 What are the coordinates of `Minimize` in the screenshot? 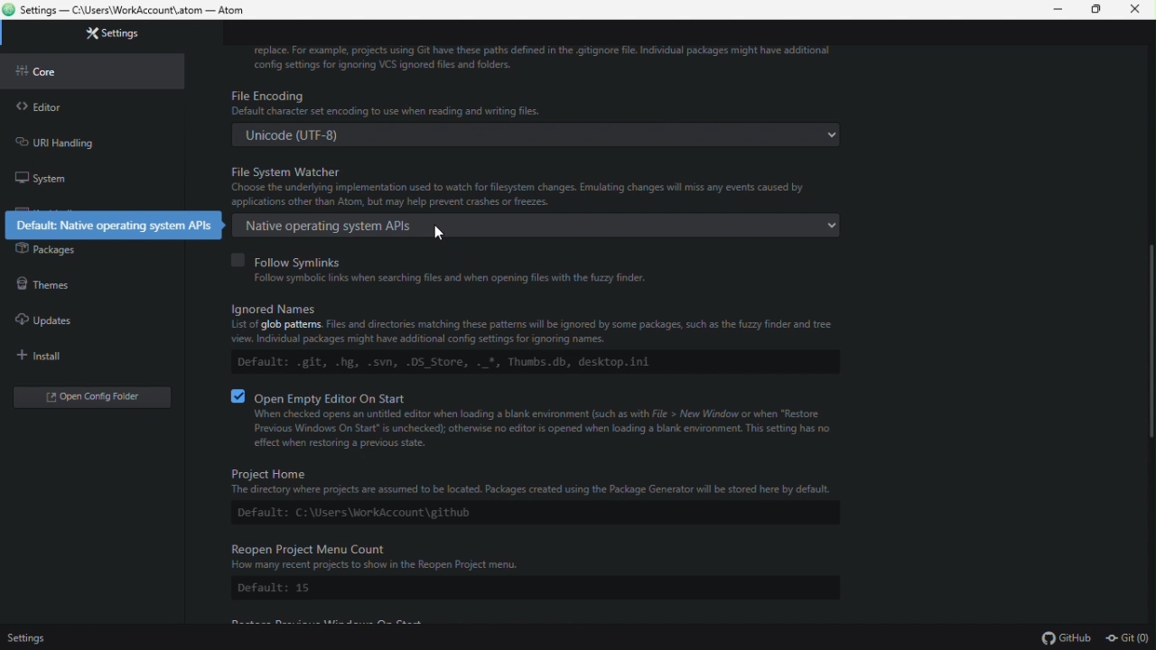 It's located at (1058, 9).